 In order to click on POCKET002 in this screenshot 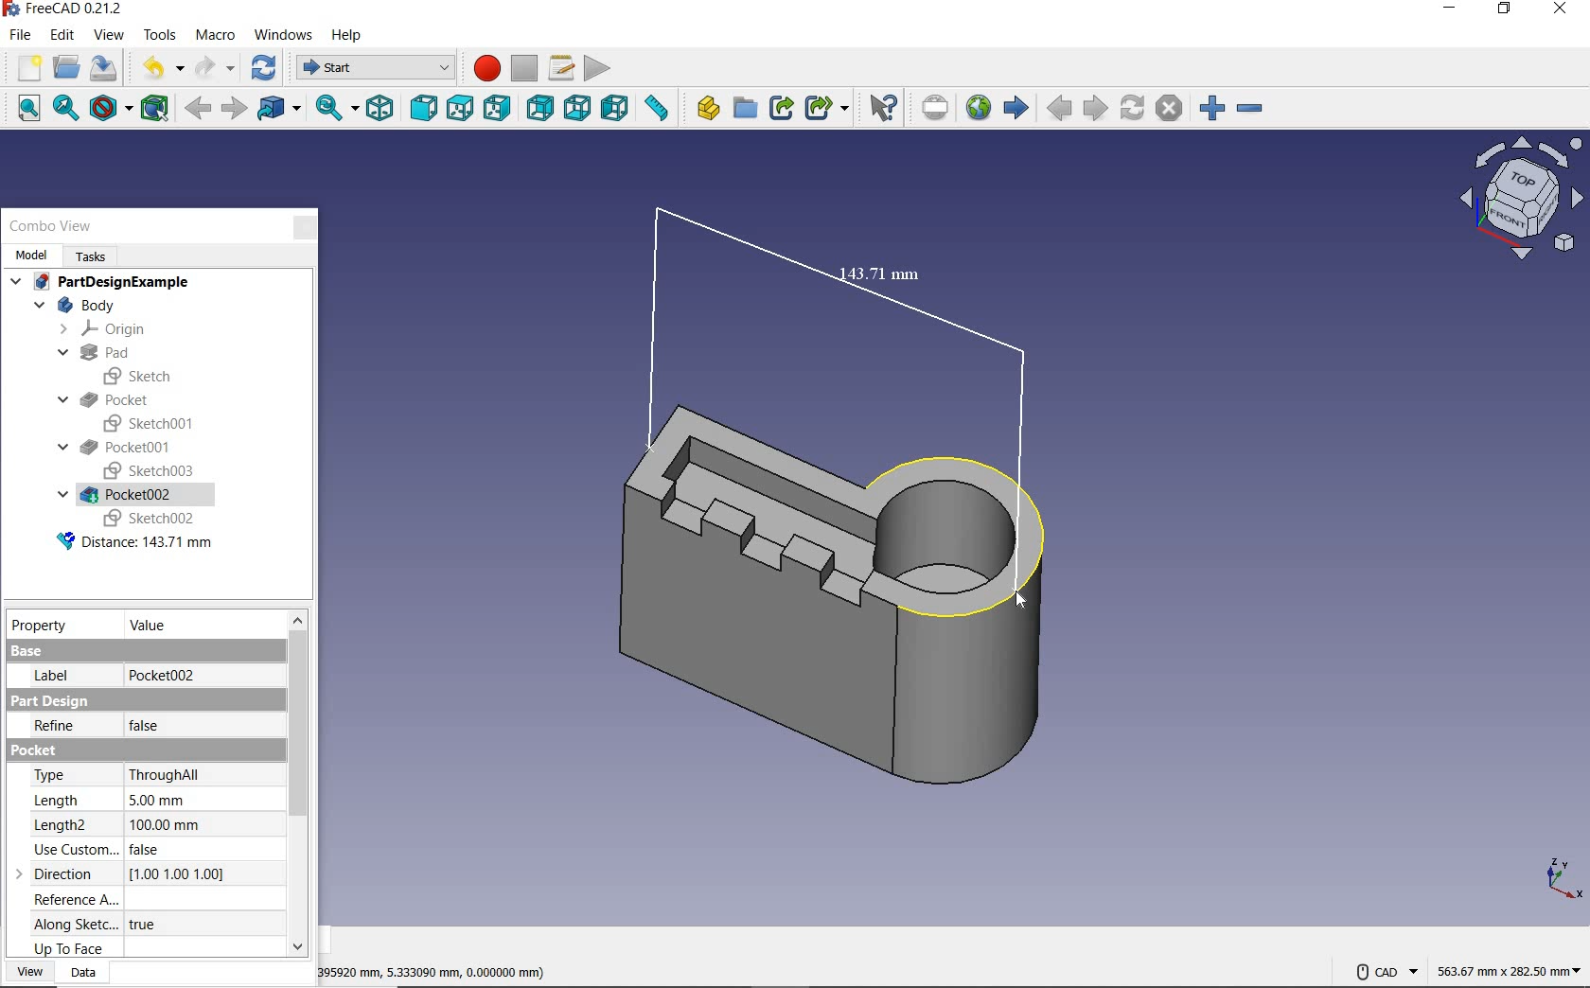, I will do `click(117, 495)`.